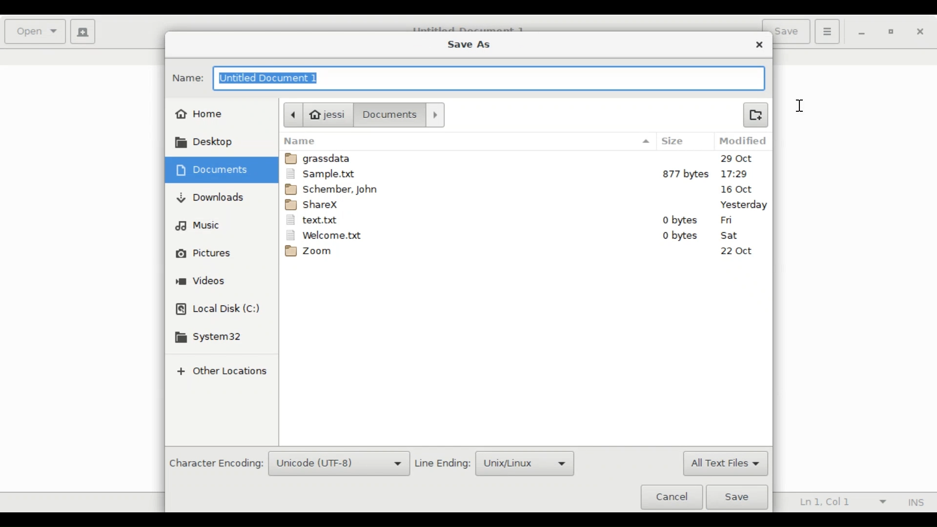 This screenshot has width=937, height=527. What do you see at coordinates (725, 464) in the screenshot?
I see `All Text Files` at bounding box center [725, 464].